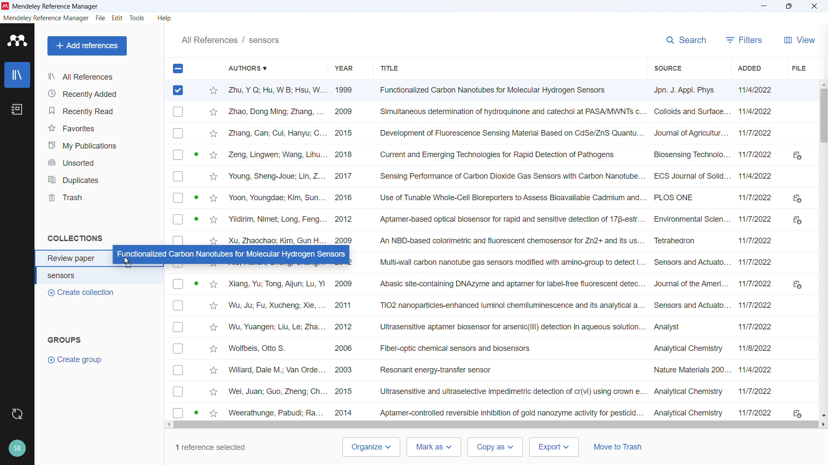  Describe the element at coordinates (344, 164) in the screenshot. I see `Year of publication of individual entries ` at that location.